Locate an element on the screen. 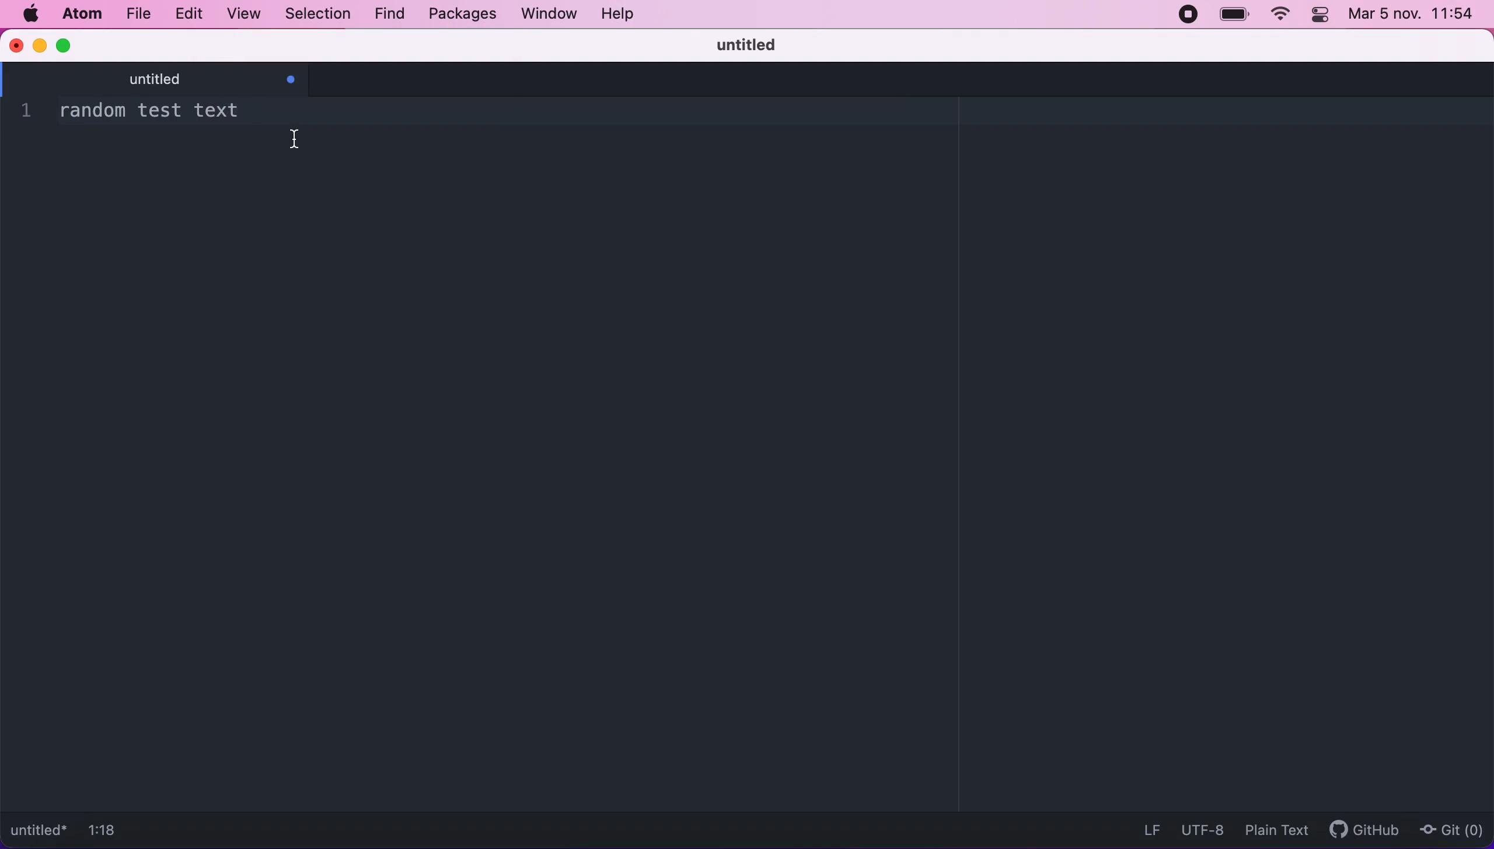 The image size is (1494, 849). selection is located at coordinates (316, 13).